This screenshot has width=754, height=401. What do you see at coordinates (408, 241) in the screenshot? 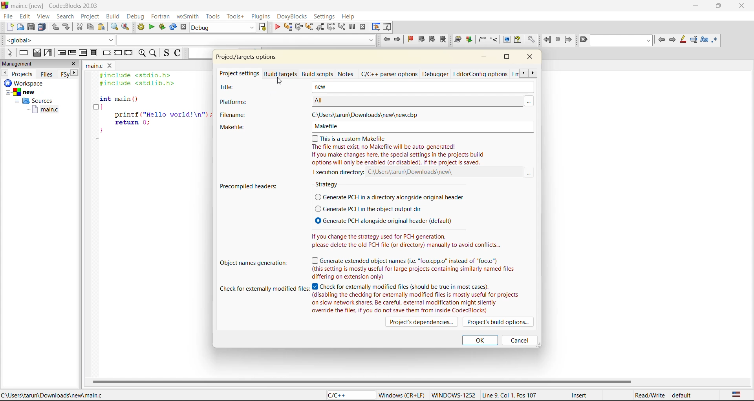
I see `If you change the strategy used for PCH generation,please delete the old PCH file (or directory) manually to avoid conflicts..` at bounding box center [408, 241].